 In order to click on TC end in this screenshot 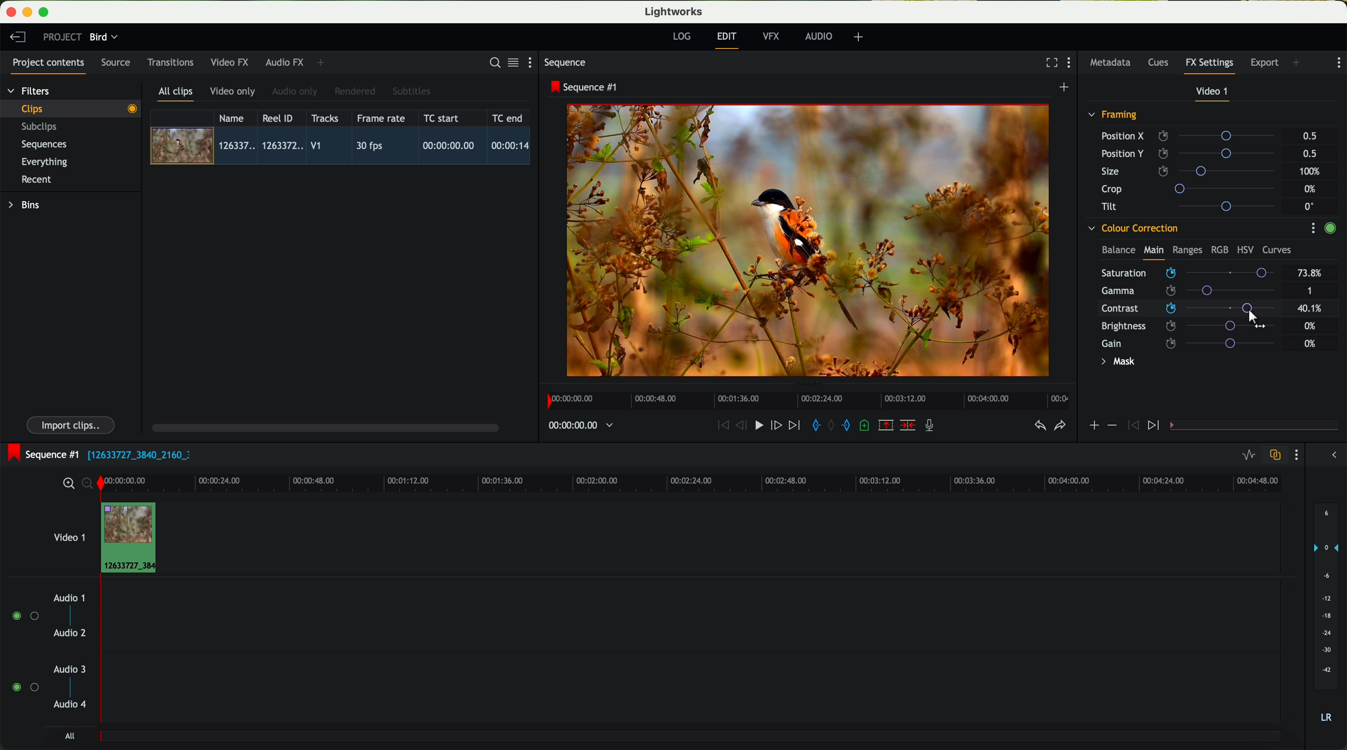, I will do `click(508, 118)`.